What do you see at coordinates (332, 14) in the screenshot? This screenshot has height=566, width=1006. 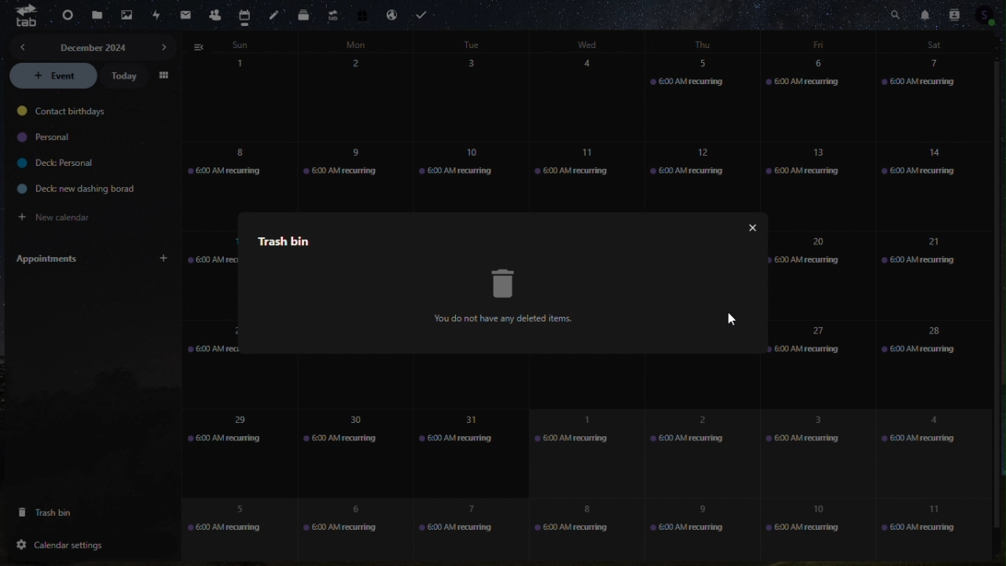 I see `upgrade` at bounding box center [332, 14].